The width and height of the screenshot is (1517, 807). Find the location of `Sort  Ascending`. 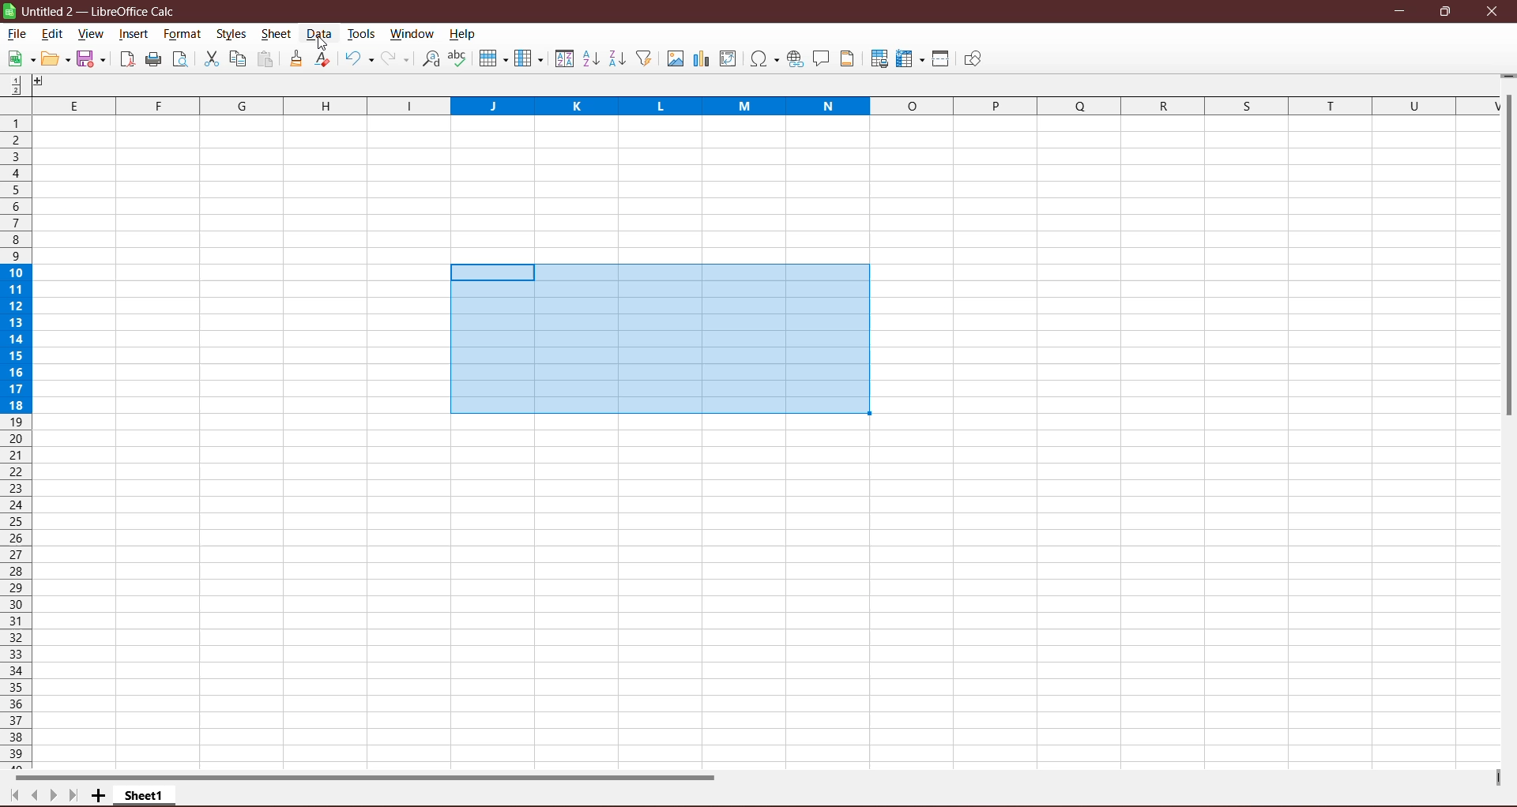

Sort  Ascending is located at coordinates (590, 58).